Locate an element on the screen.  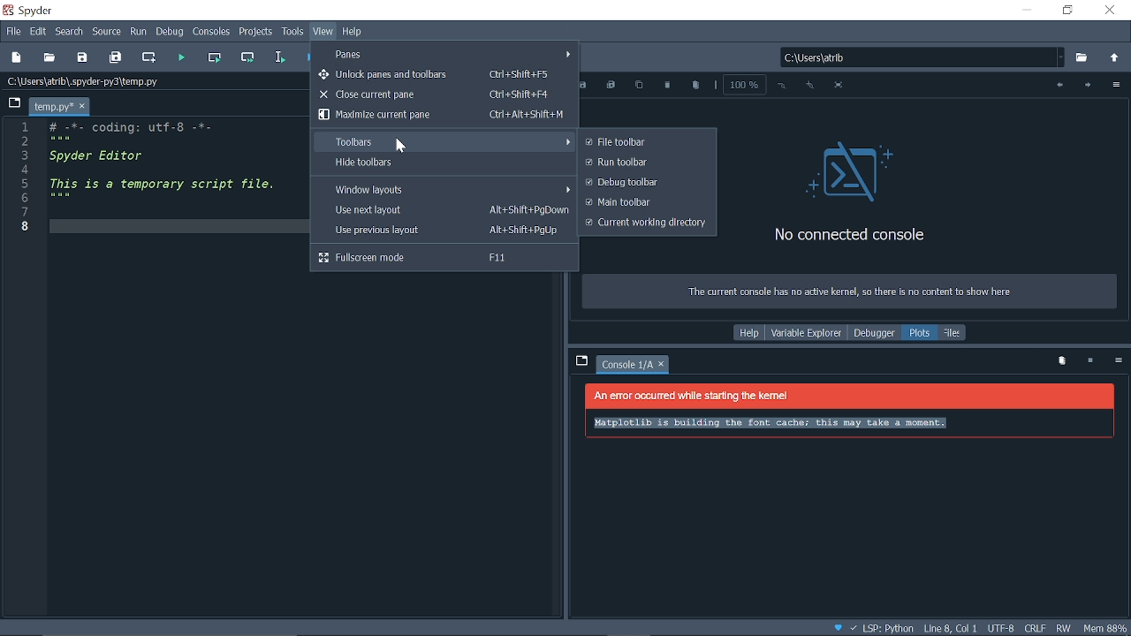
Consoles is located at coordinates (213, 33).